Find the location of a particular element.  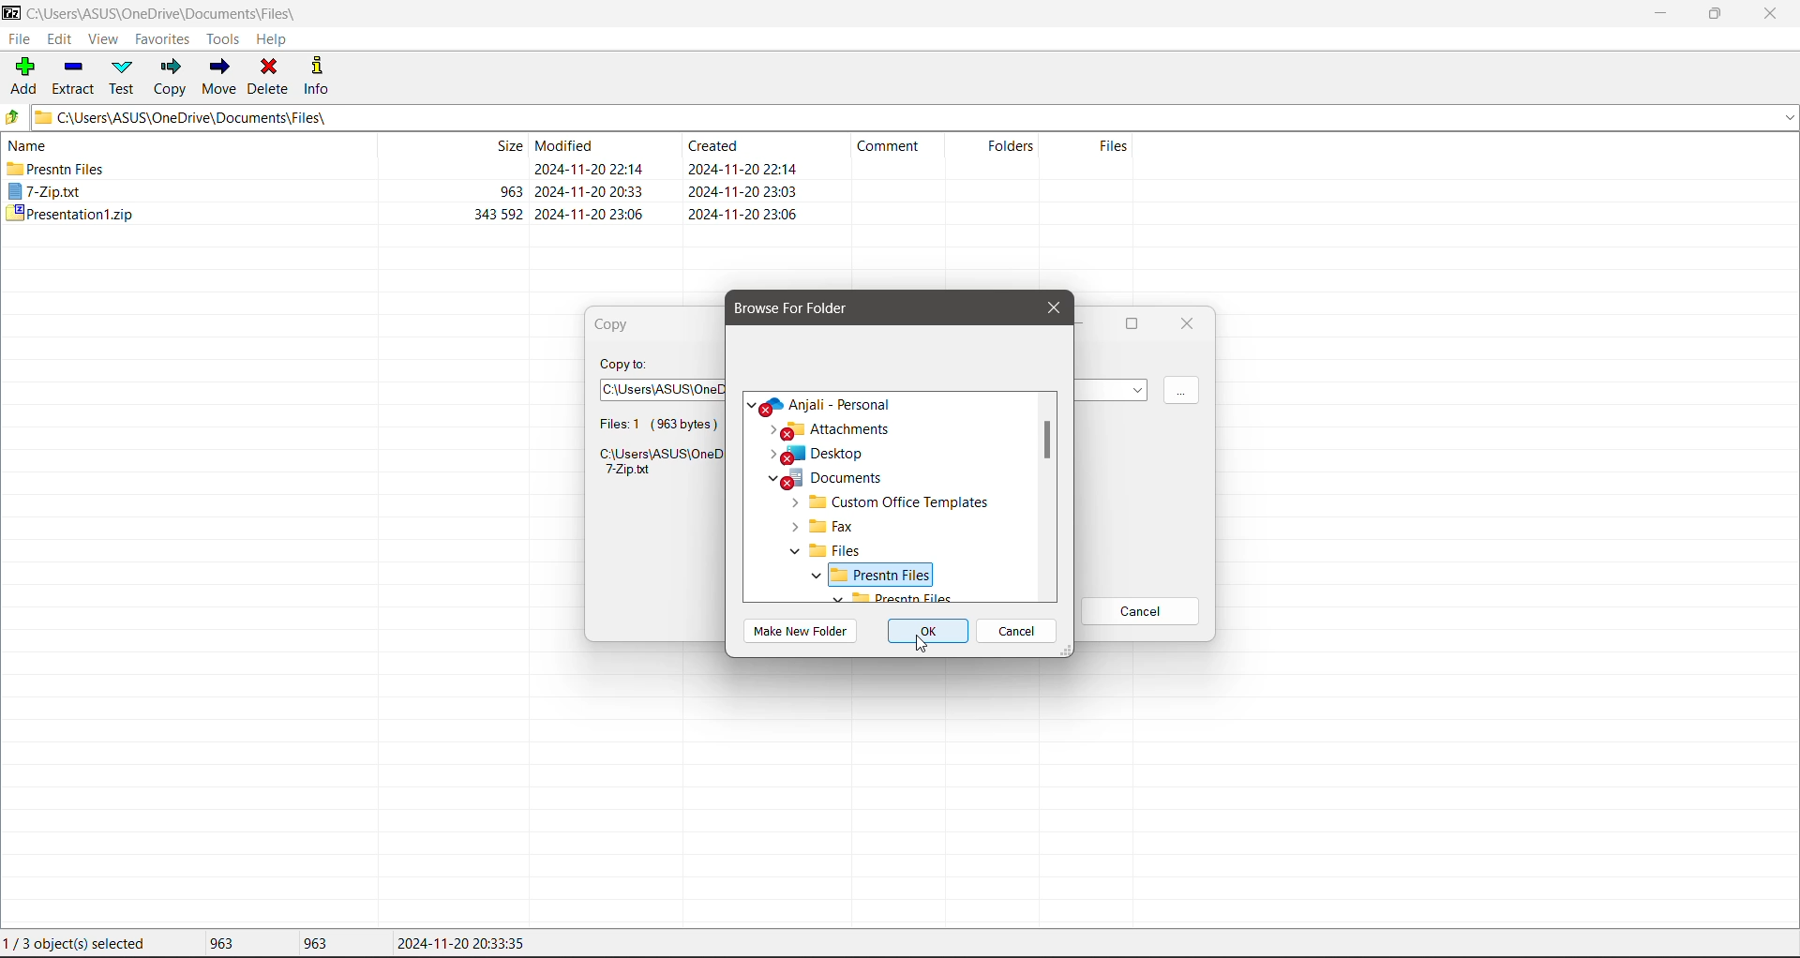

Info is located at coordinates (318, 74).